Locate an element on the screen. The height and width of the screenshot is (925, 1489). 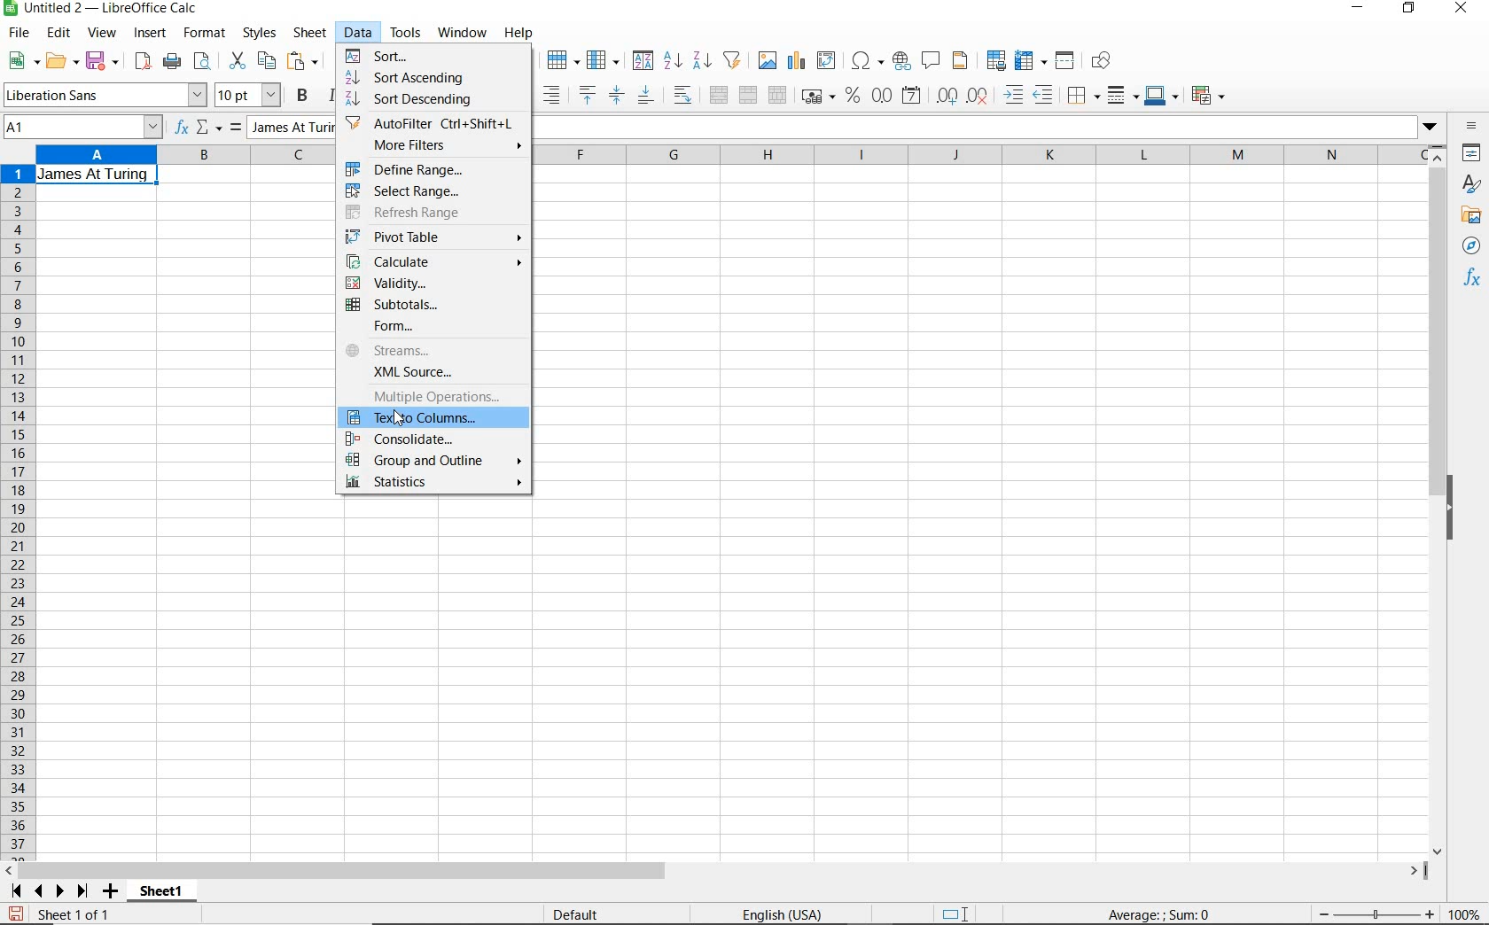
split window is located at coordinates (1066, 61).